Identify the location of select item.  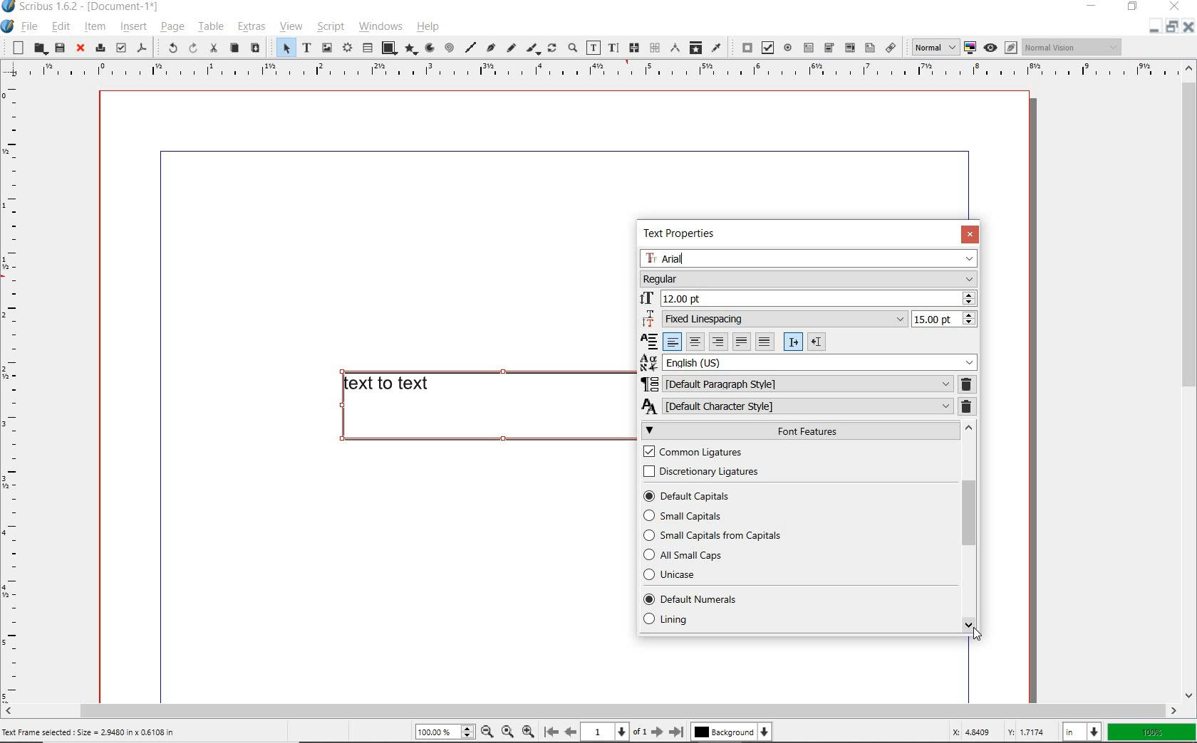
(284, 48).